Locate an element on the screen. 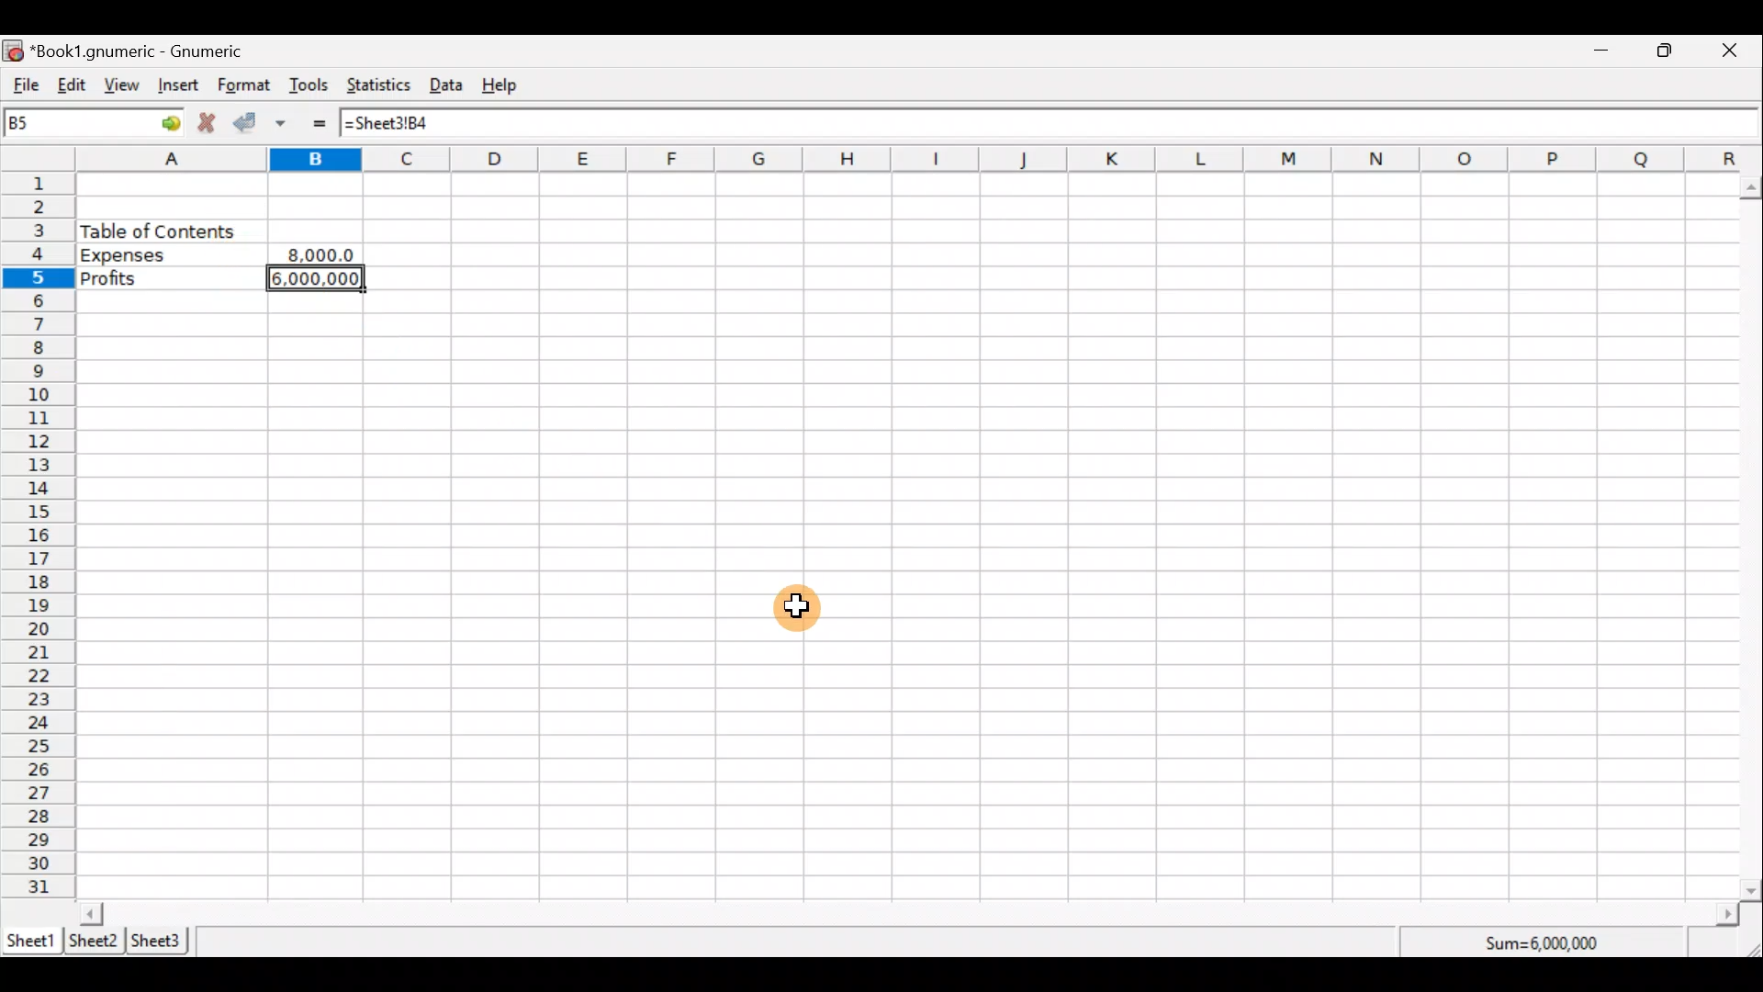  scroll down is located at coordinates (1752, 890).